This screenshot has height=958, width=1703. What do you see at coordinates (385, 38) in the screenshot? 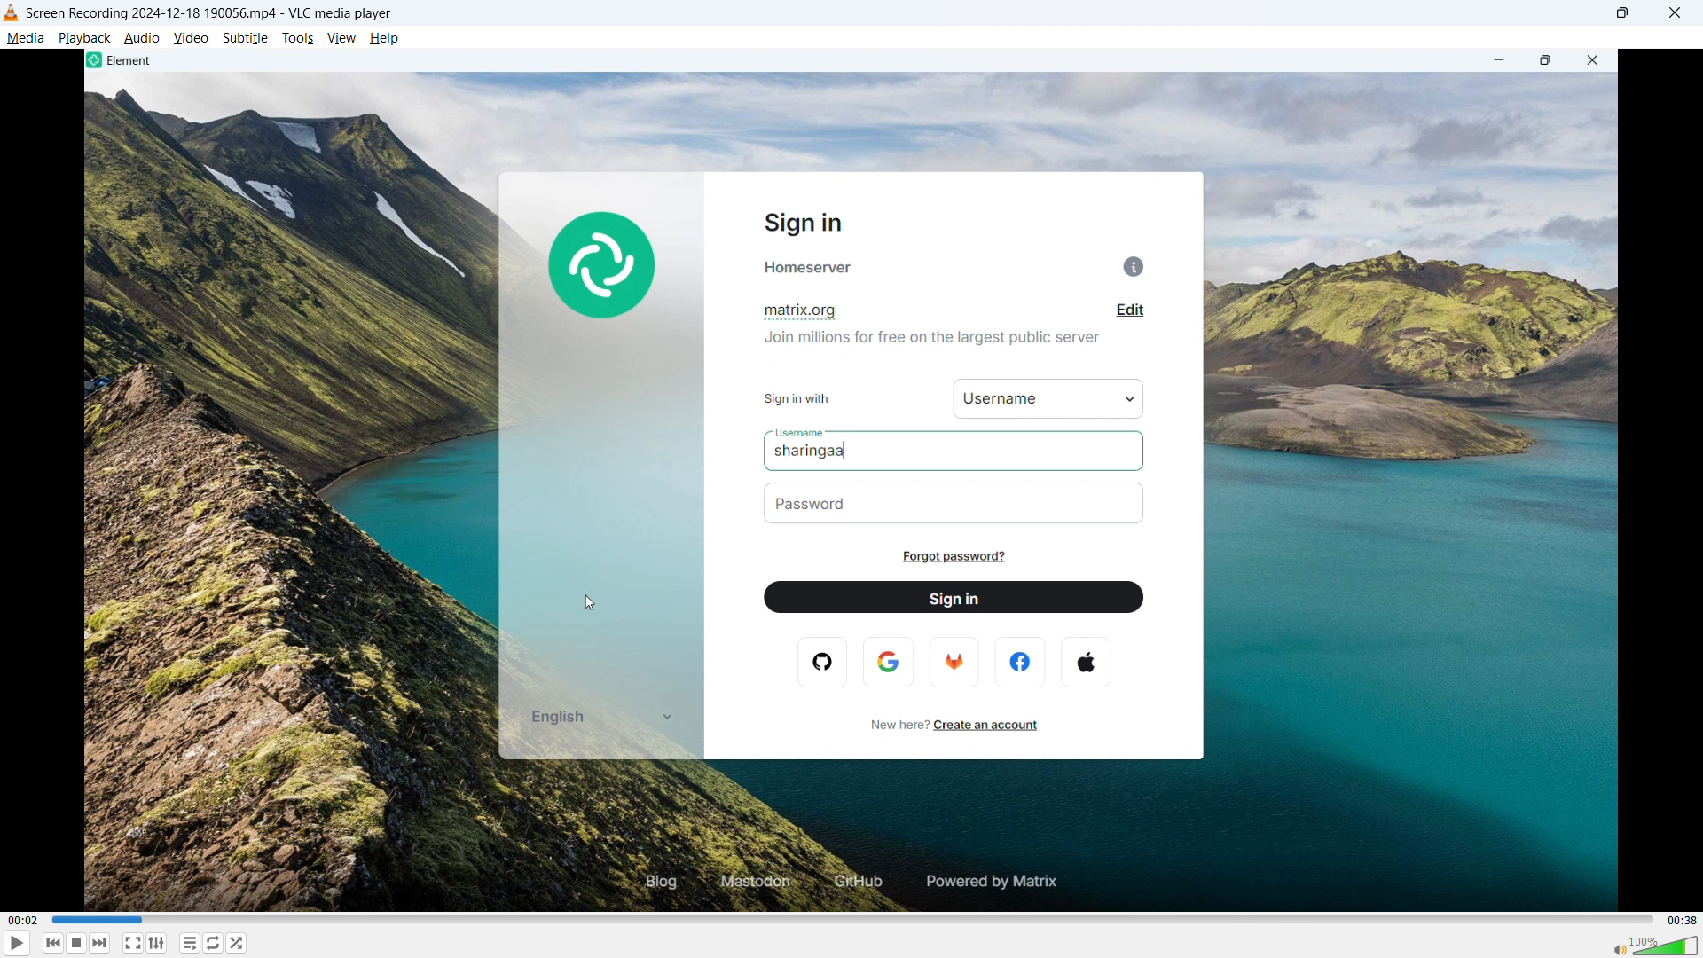
I see `help ` at bounding box center [385, 38].